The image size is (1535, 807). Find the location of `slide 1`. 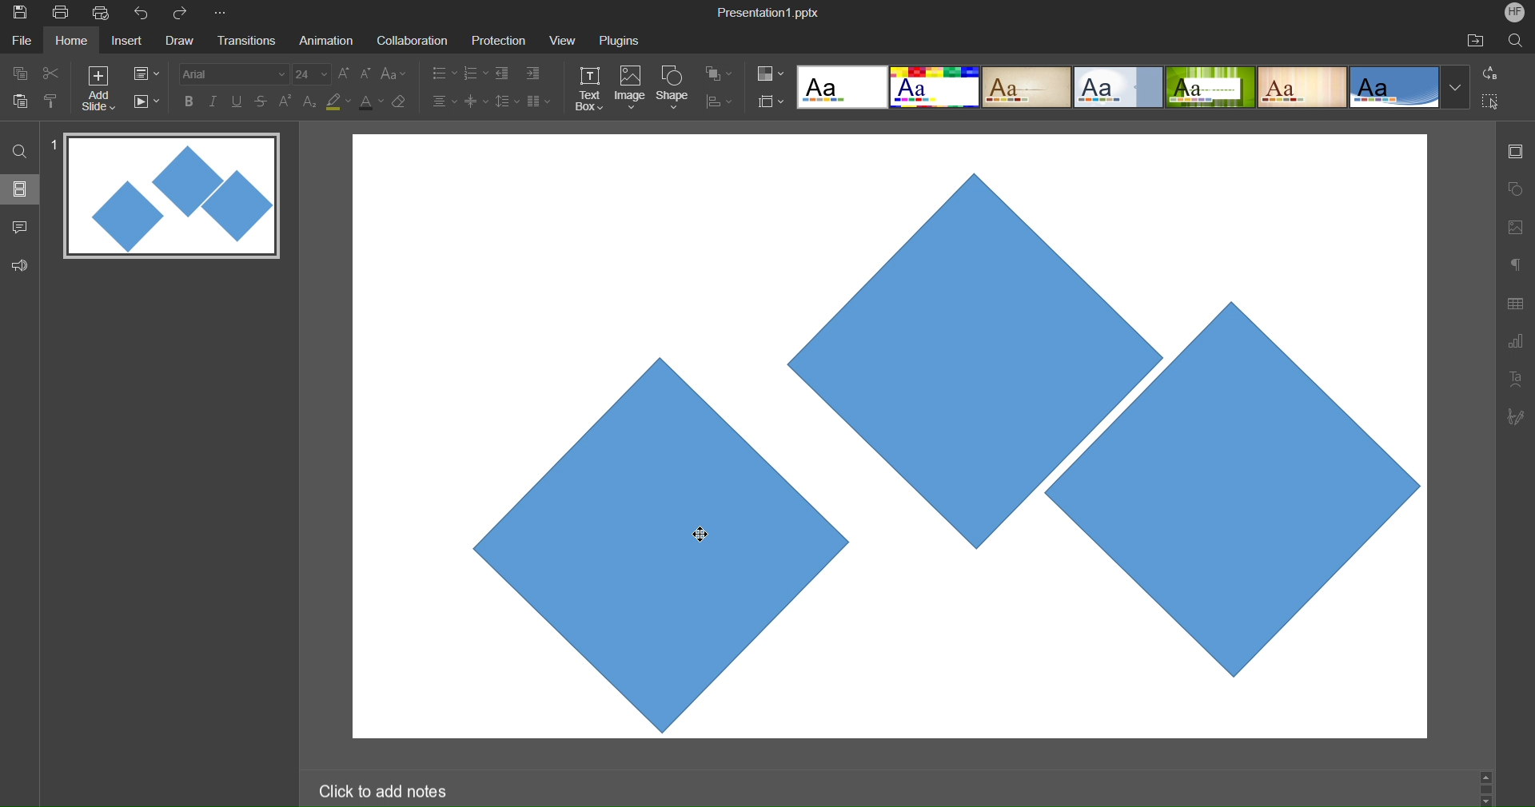

slide 1 is located at coordinates (167, 197).